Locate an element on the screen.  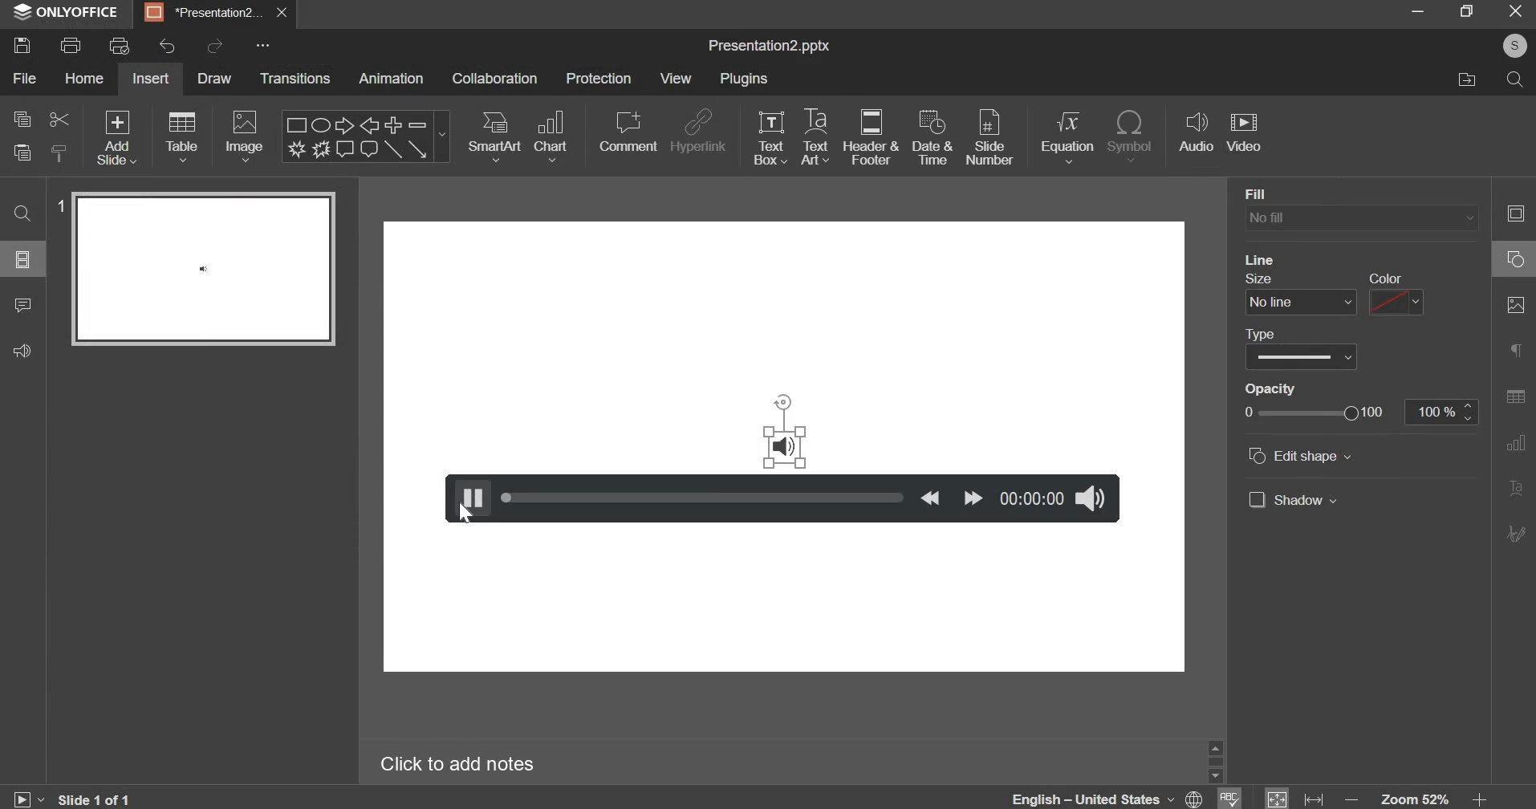
view is located at coordinates (676, 77).